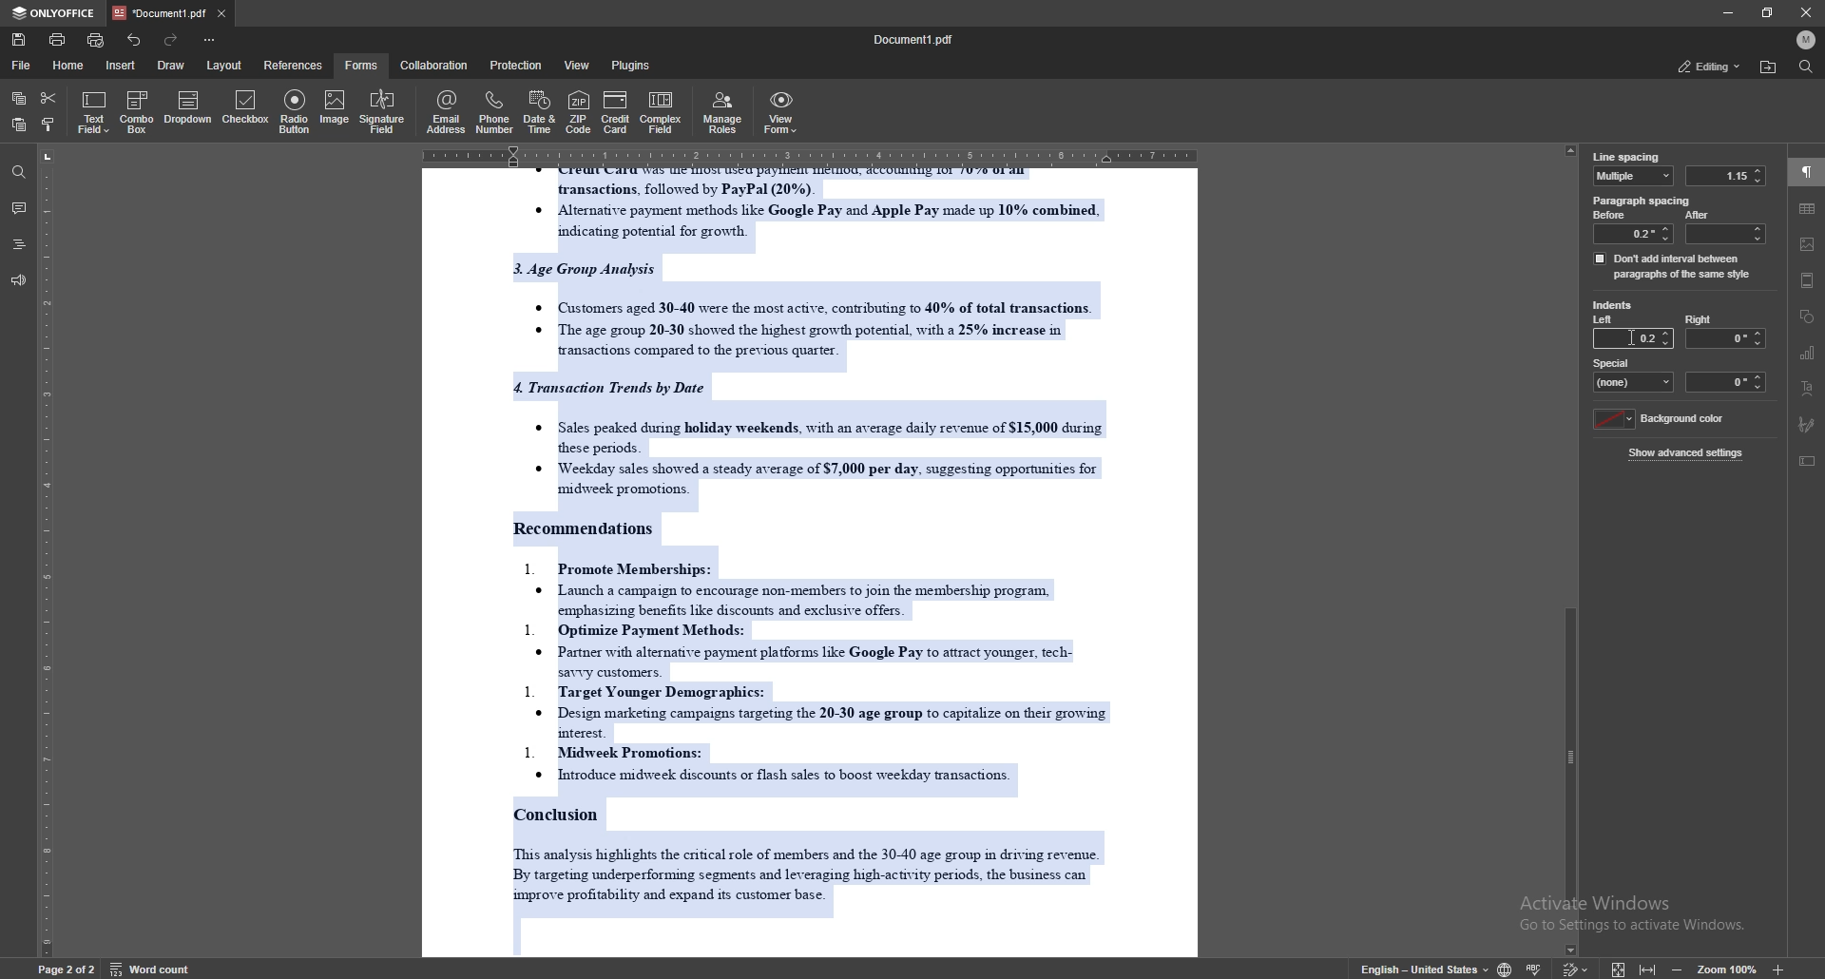 The image size is (1825, 979). I want to click on before: 0.2, so click(1631, 226).